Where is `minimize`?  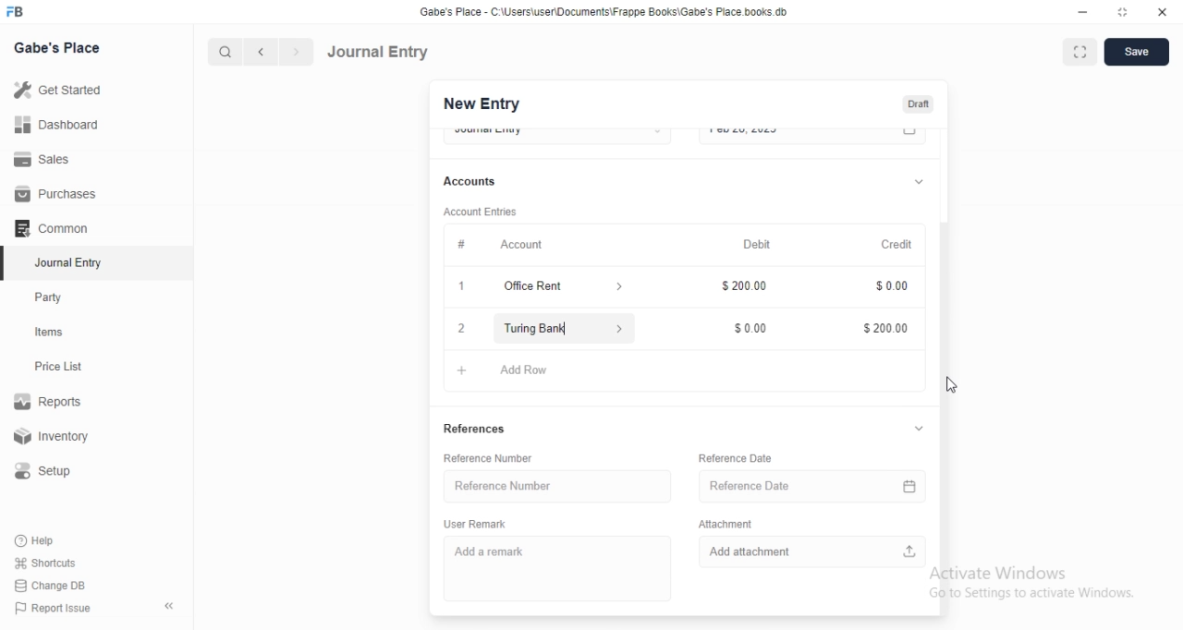
minimize is located at coordinates (1081, 11).